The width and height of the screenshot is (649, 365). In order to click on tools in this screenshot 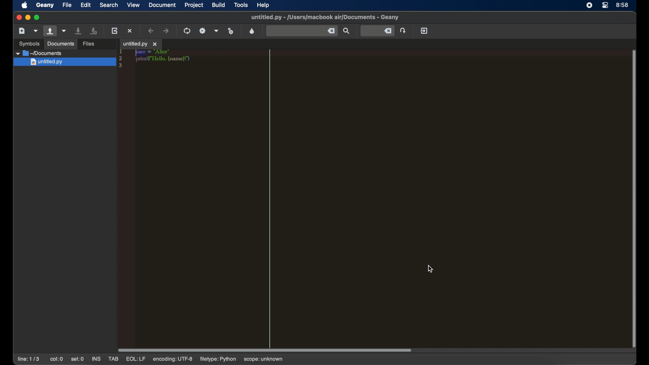, I will do `click(241, 5)`.